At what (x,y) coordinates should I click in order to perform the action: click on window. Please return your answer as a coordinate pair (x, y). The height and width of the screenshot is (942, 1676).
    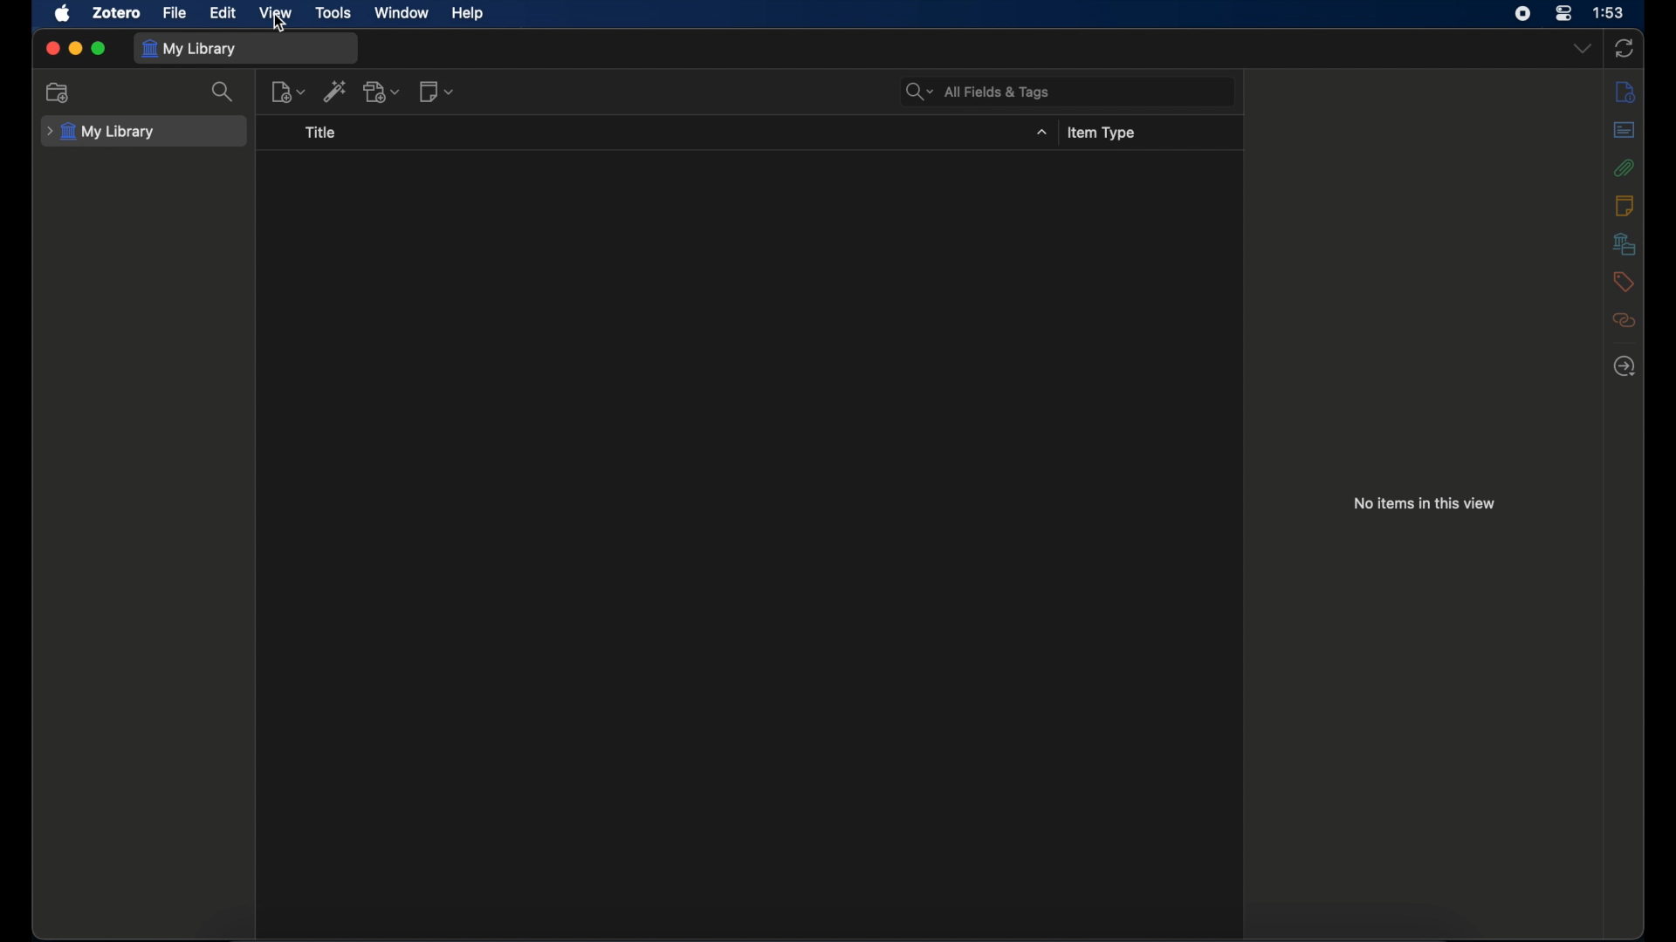
    Looking at the image, I should click on (400, 12).